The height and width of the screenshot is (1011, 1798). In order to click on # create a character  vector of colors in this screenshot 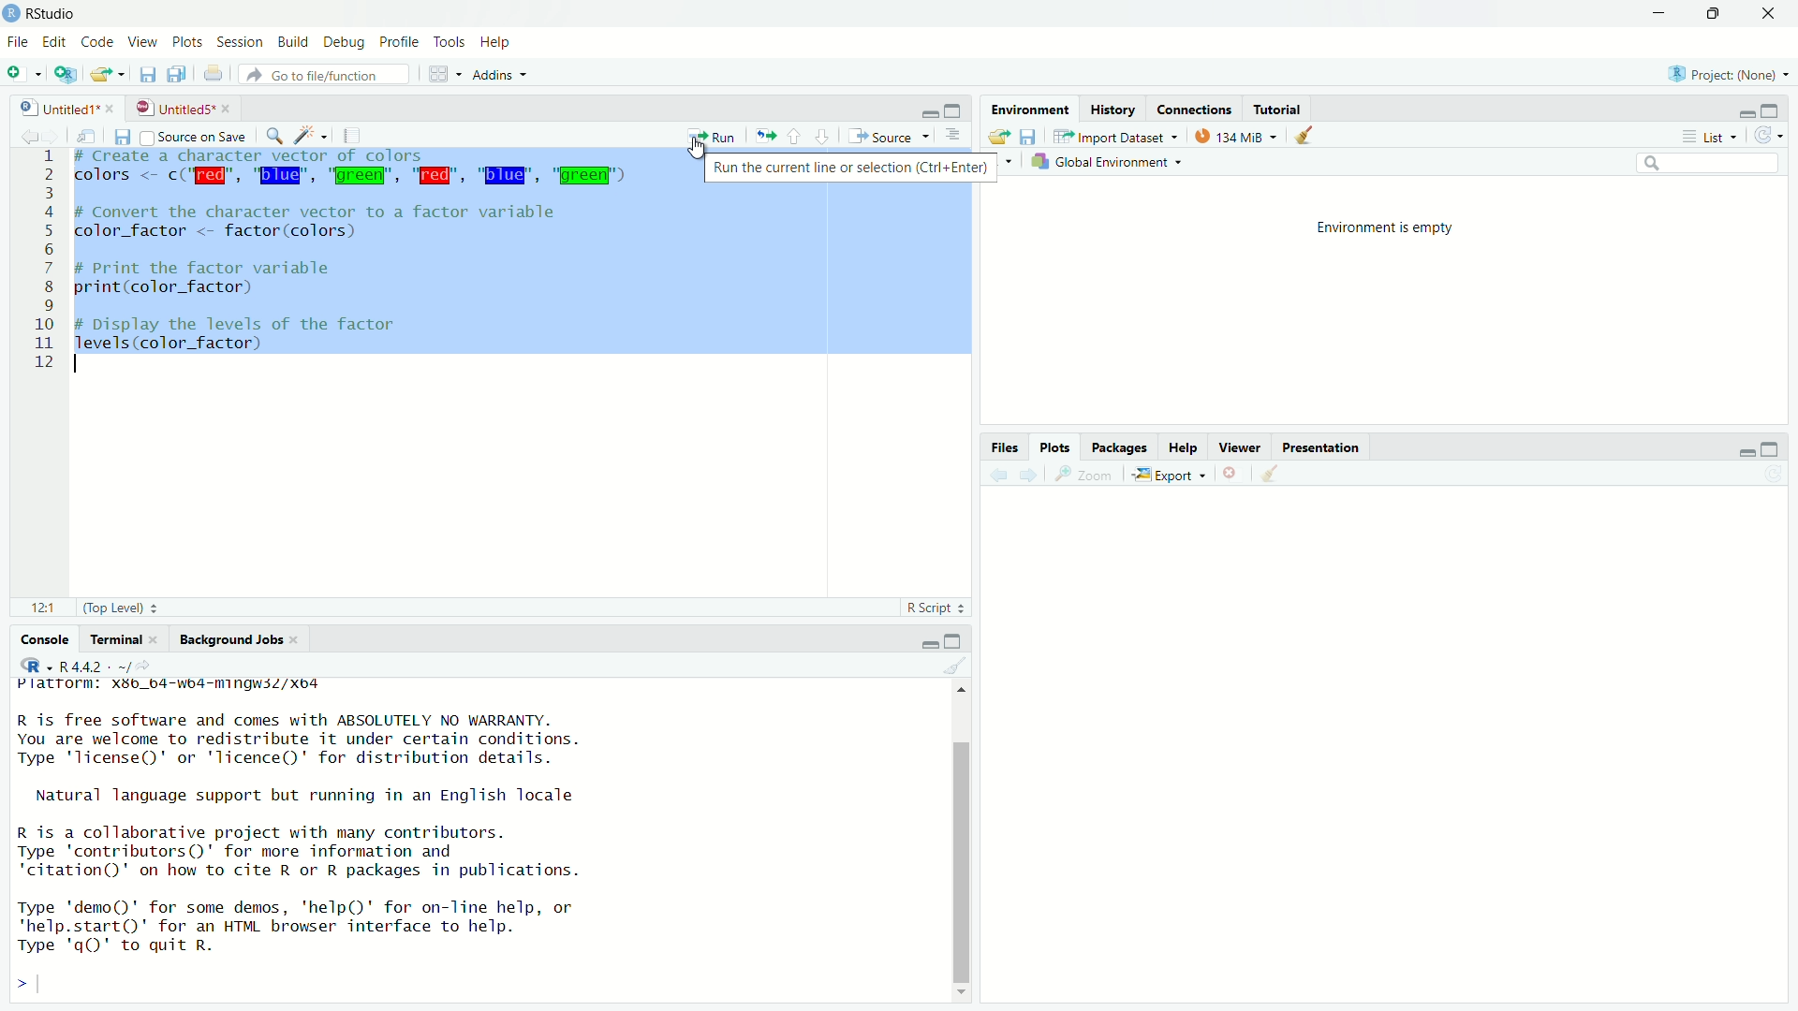, I will do `click(283, 156)`.